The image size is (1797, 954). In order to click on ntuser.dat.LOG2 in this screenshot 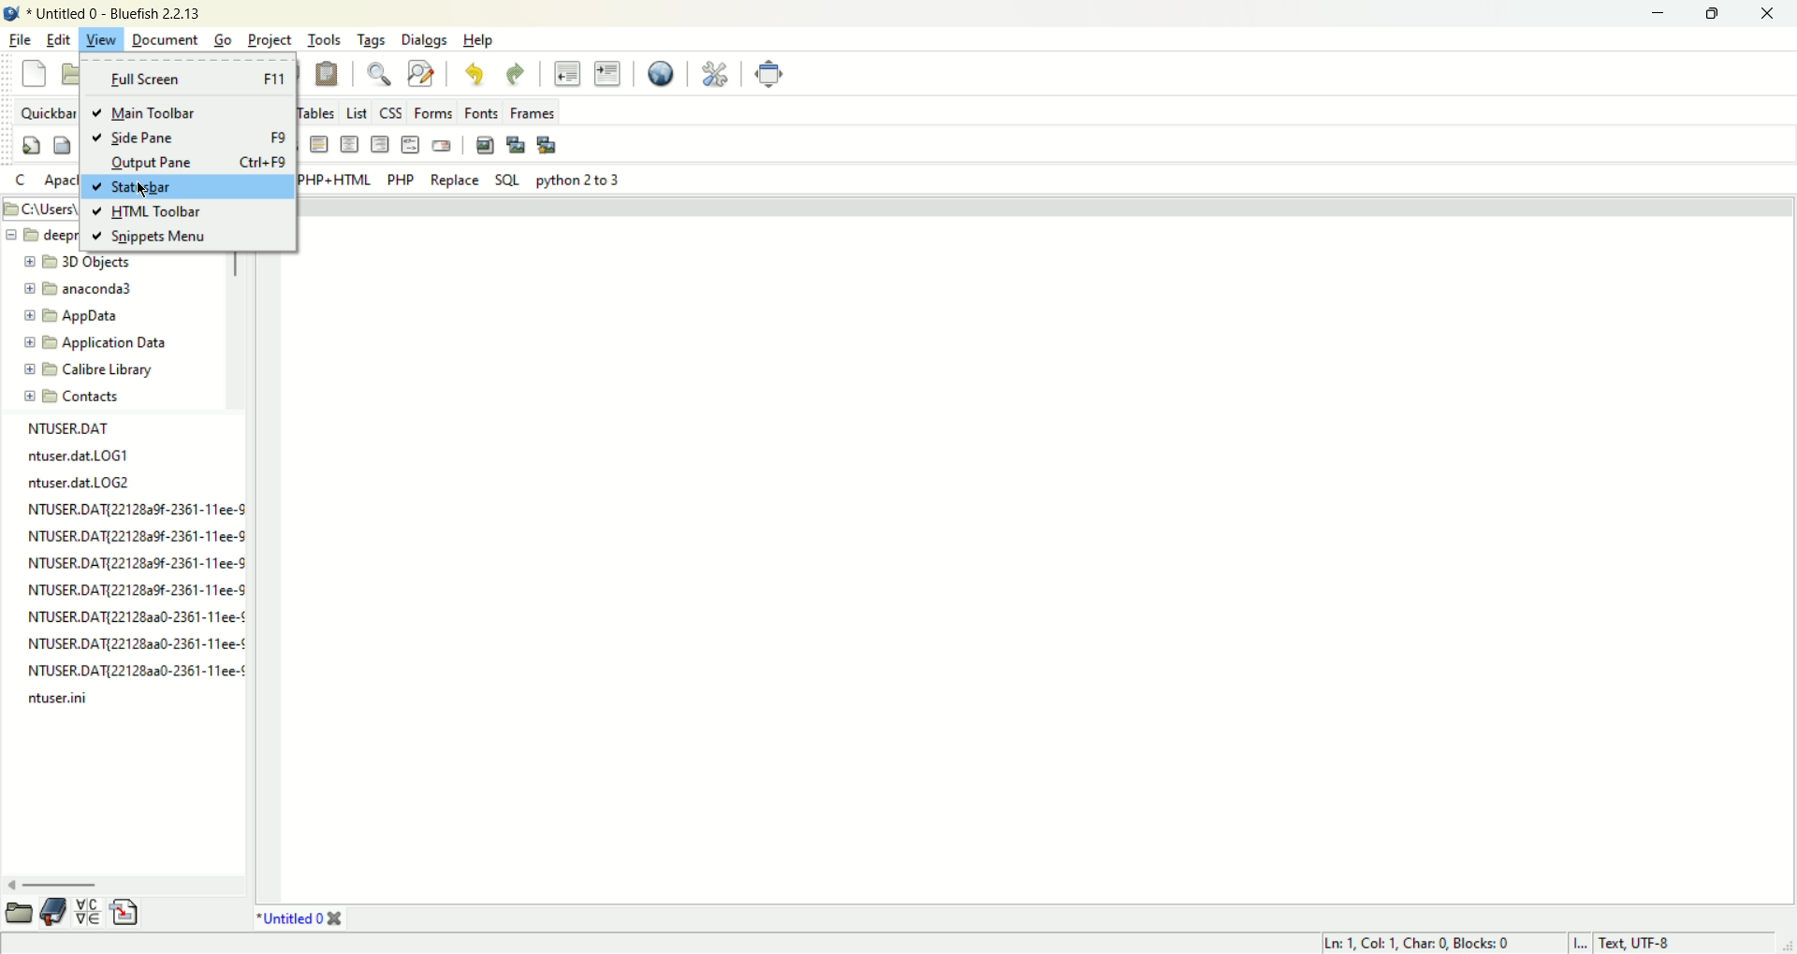, I will do `click(80, 483)`.